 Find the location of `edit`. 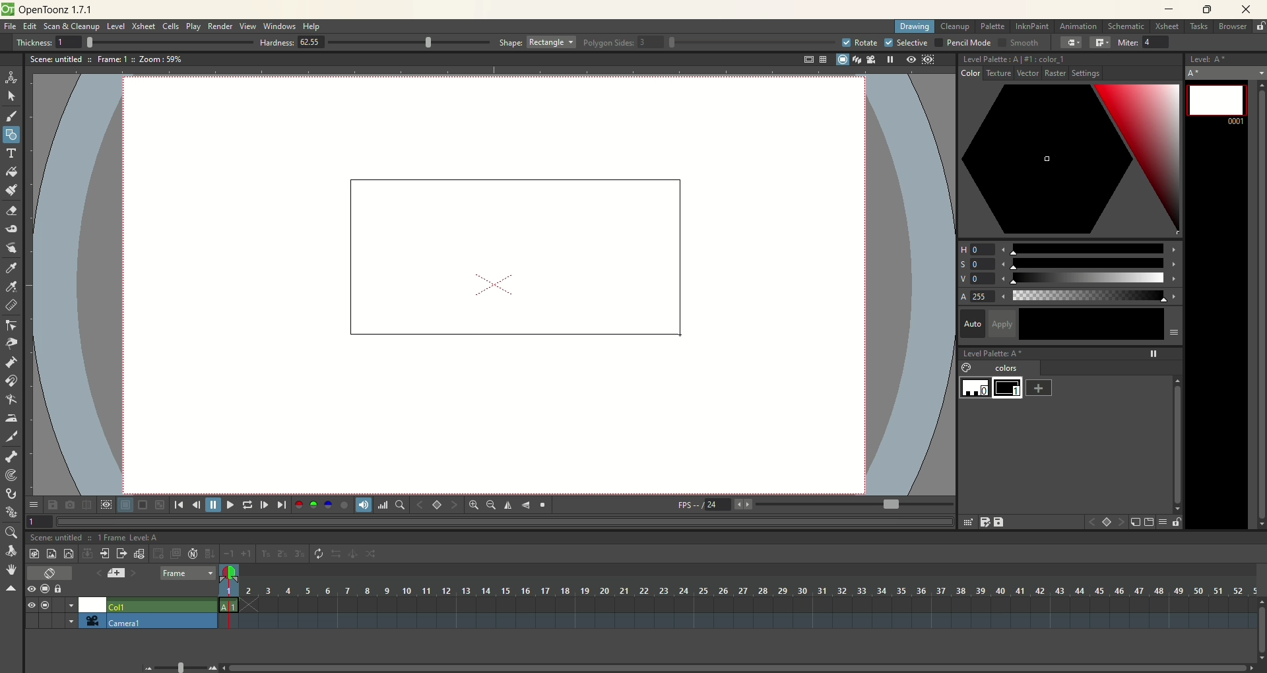

edit is located at coordinates (30, 28).